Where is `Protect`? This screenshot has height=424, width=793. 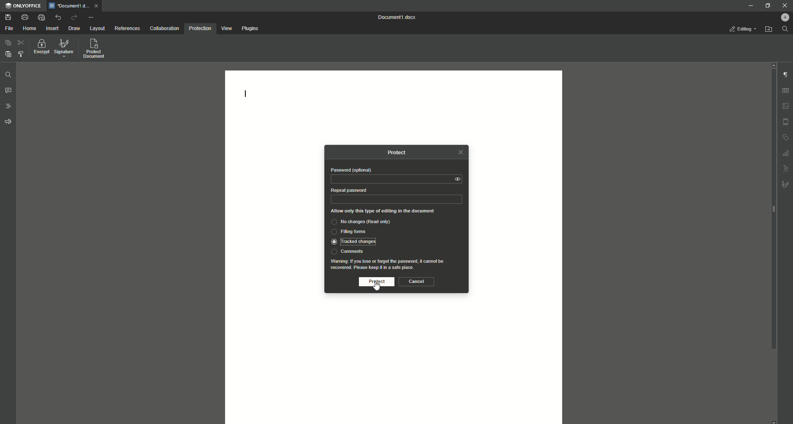 Protect is located at coordinates (395, 153).